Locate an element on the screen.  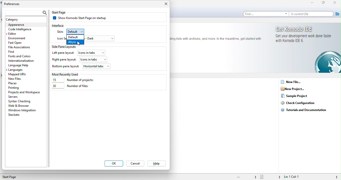
interface is located at coordinates (61, 25).